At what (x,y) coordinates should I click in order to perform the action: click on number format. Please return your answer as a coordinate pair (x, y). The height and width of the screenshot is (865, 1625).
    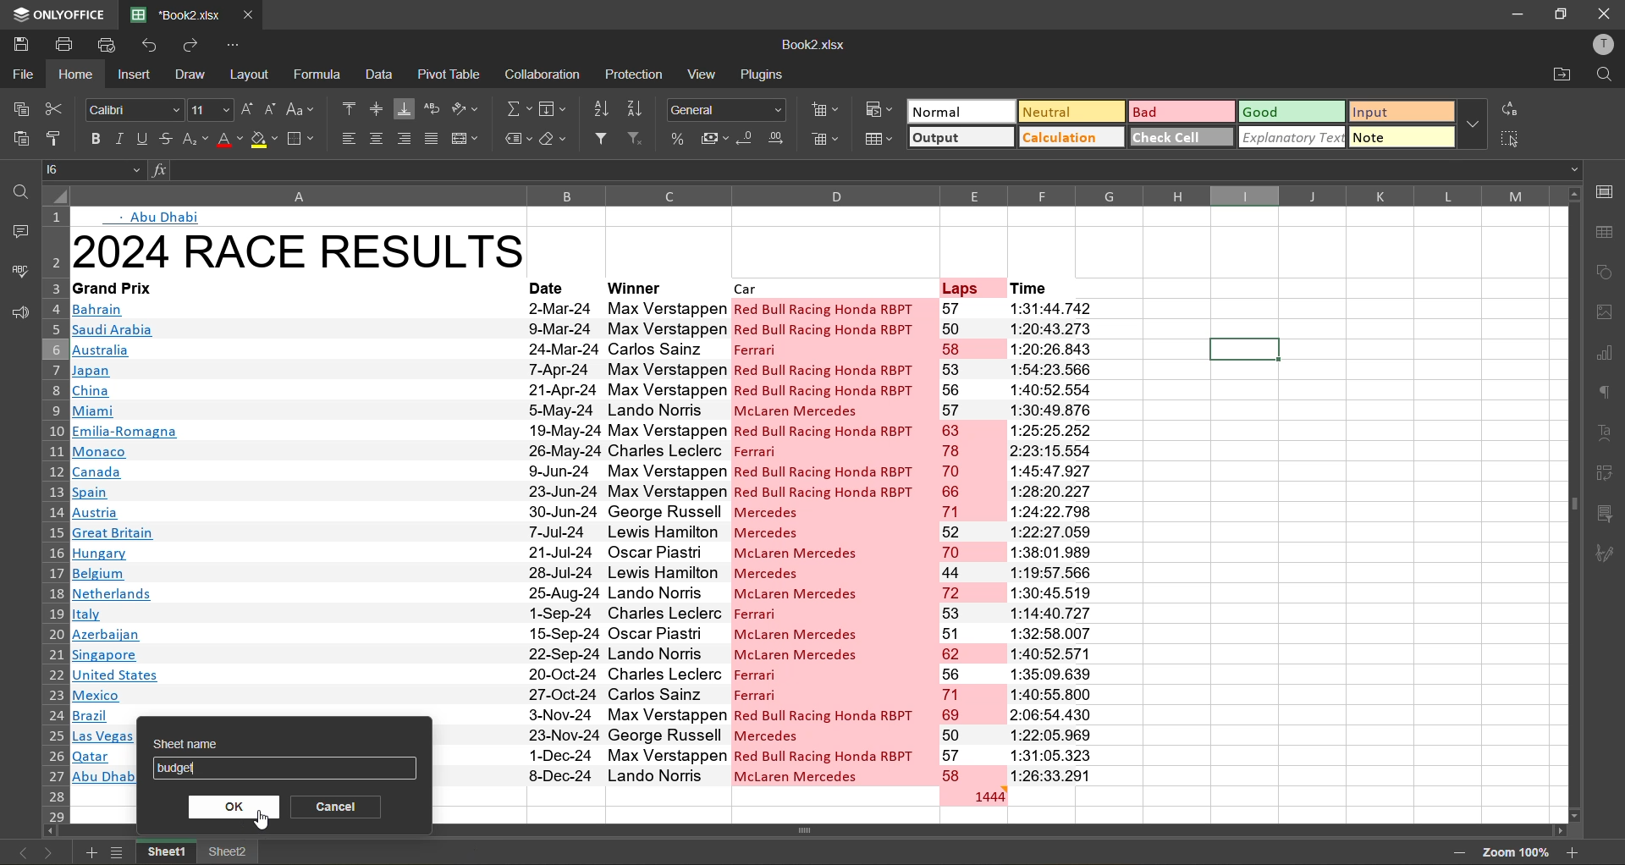
    Looking at the image, I should click on (728, 108).